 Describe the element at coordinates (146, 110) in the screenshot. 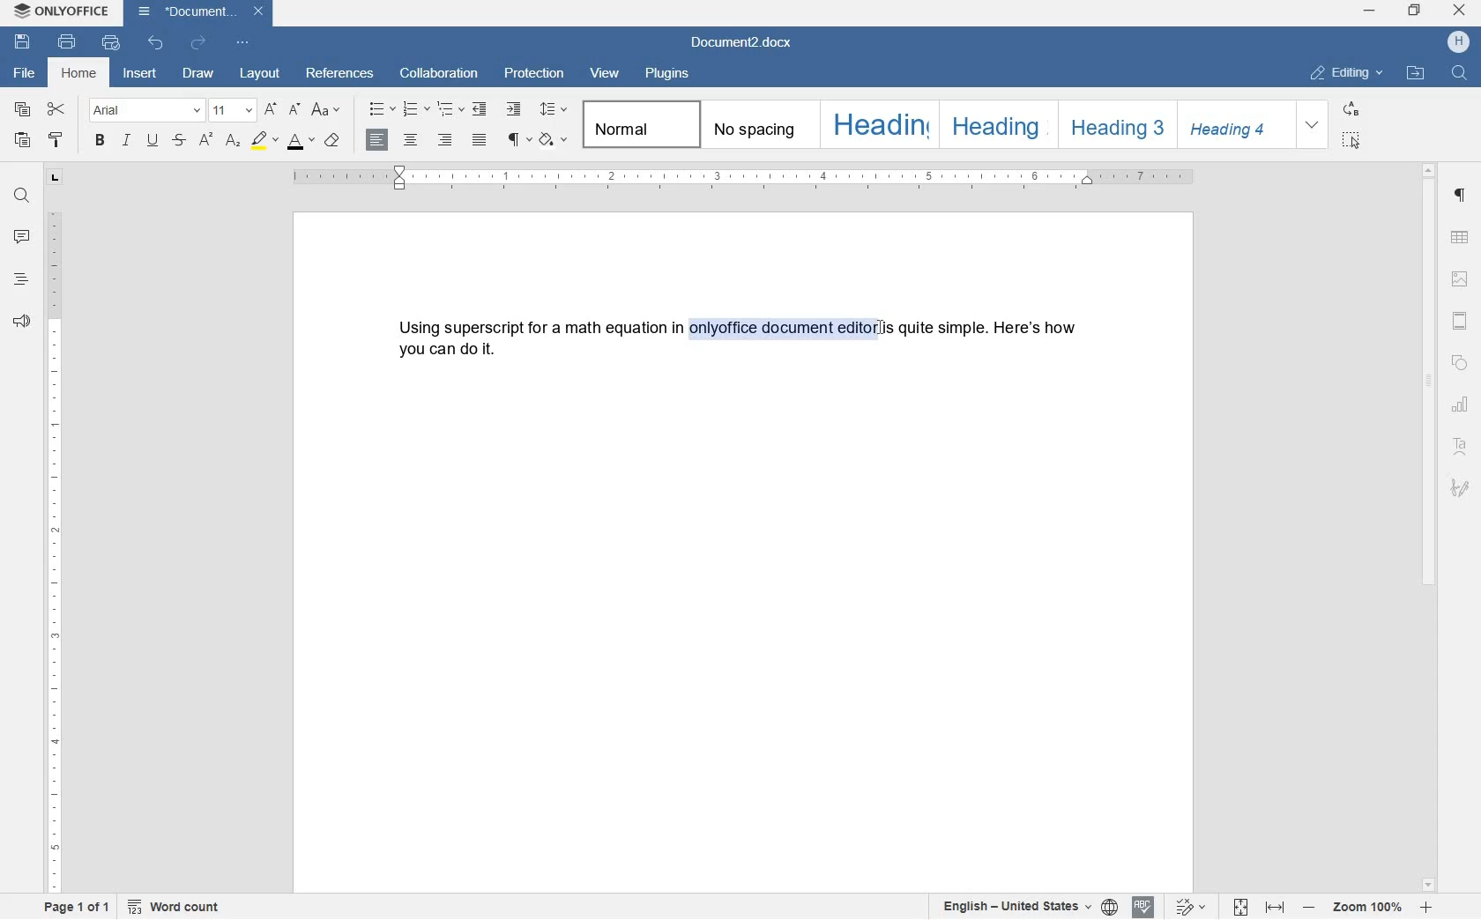

I see `font name` at that location.